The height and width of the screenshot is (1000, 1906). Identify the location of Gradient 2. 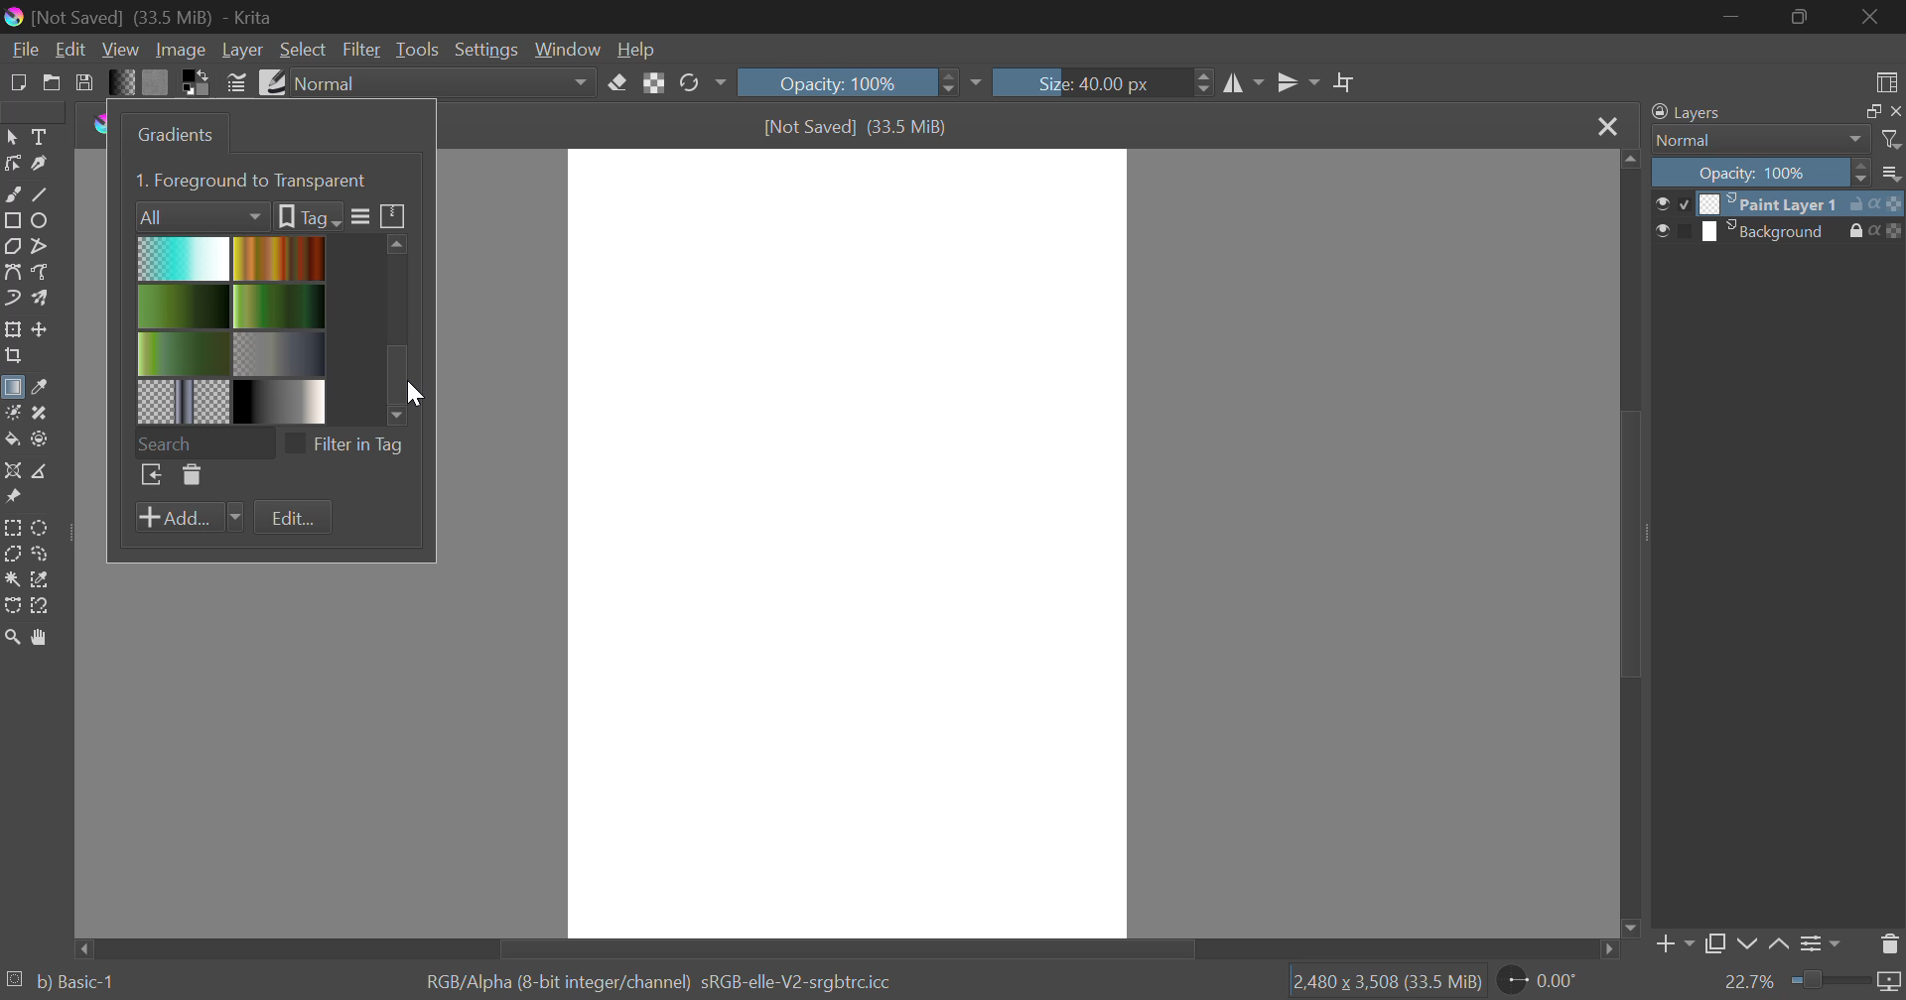
(276, 257).